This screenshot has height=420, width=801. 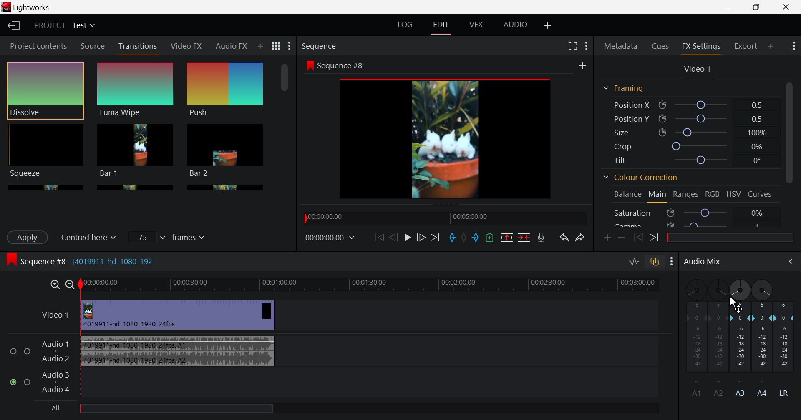 What do you see at coordinates (691, 225) in the screenshot?
I see `Gamma` at bounding box center [691, 225].